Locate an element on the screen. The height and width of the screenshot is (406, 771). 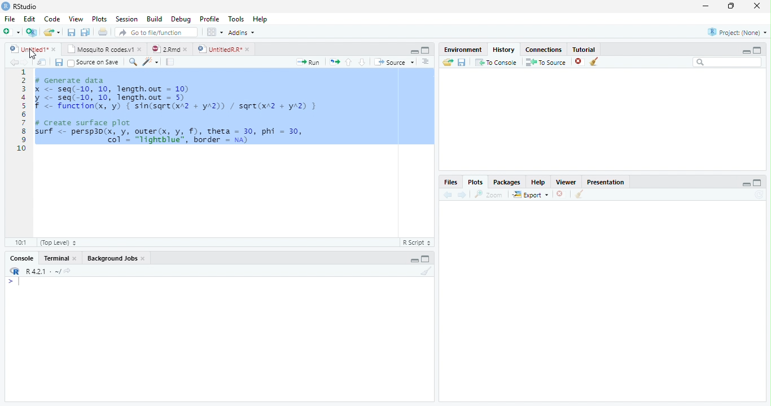
Source on Save is located at coordinates (94, 62).